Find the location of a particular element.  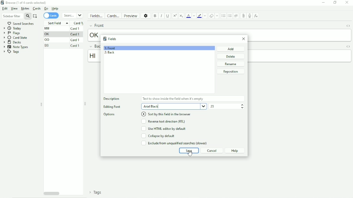

Text color is located at coordinates (189, 16).